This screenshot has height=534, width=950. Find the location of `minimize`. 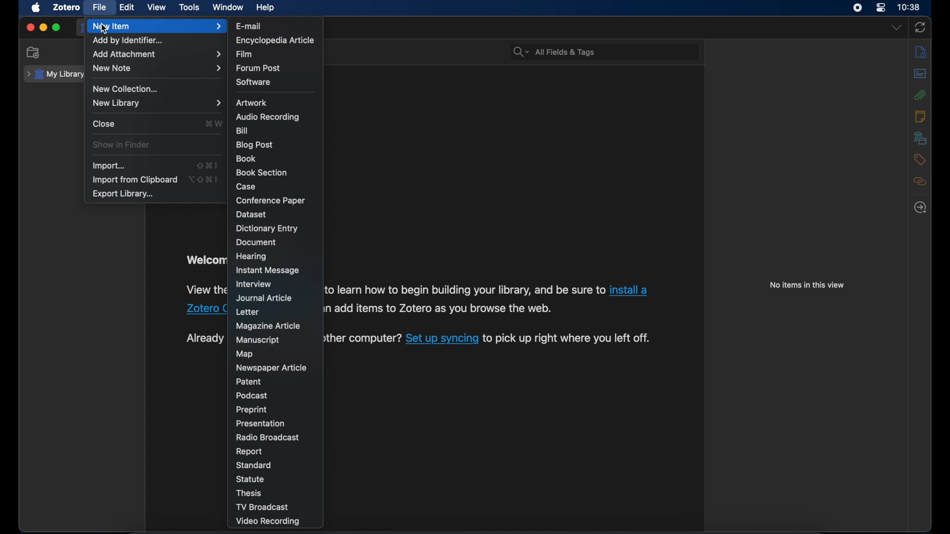

minimize is located at coordinates (43, 28).